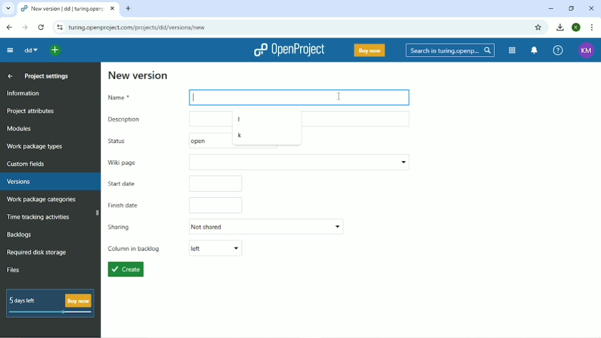 The height and width of the screenshot is (338, 601). What do you see at coordinates (559, 27) in the screenshot?
I see `Download` at bounding box center [559, 27].